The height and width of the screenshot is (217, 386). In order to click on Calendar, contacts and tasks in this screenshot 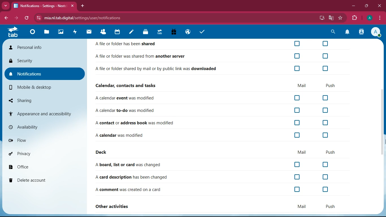, I will do `click(129, 86)`.